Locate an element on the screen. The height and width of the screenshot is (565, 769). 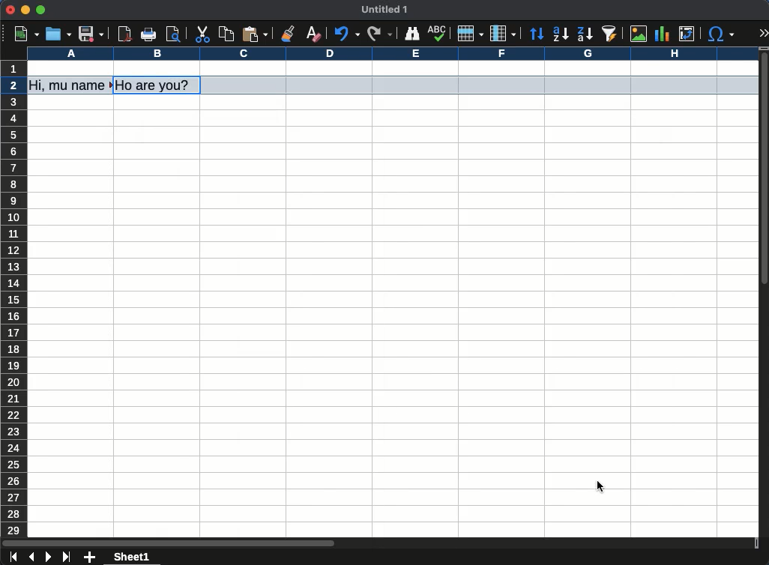
next sheet is located at coordinates (49, 557).